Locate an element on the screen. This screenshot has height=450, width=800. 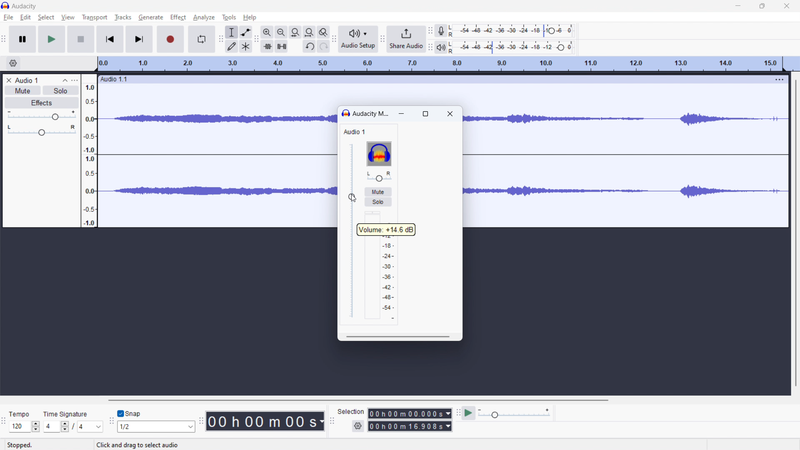
mute is located at coordinates (377, 192).